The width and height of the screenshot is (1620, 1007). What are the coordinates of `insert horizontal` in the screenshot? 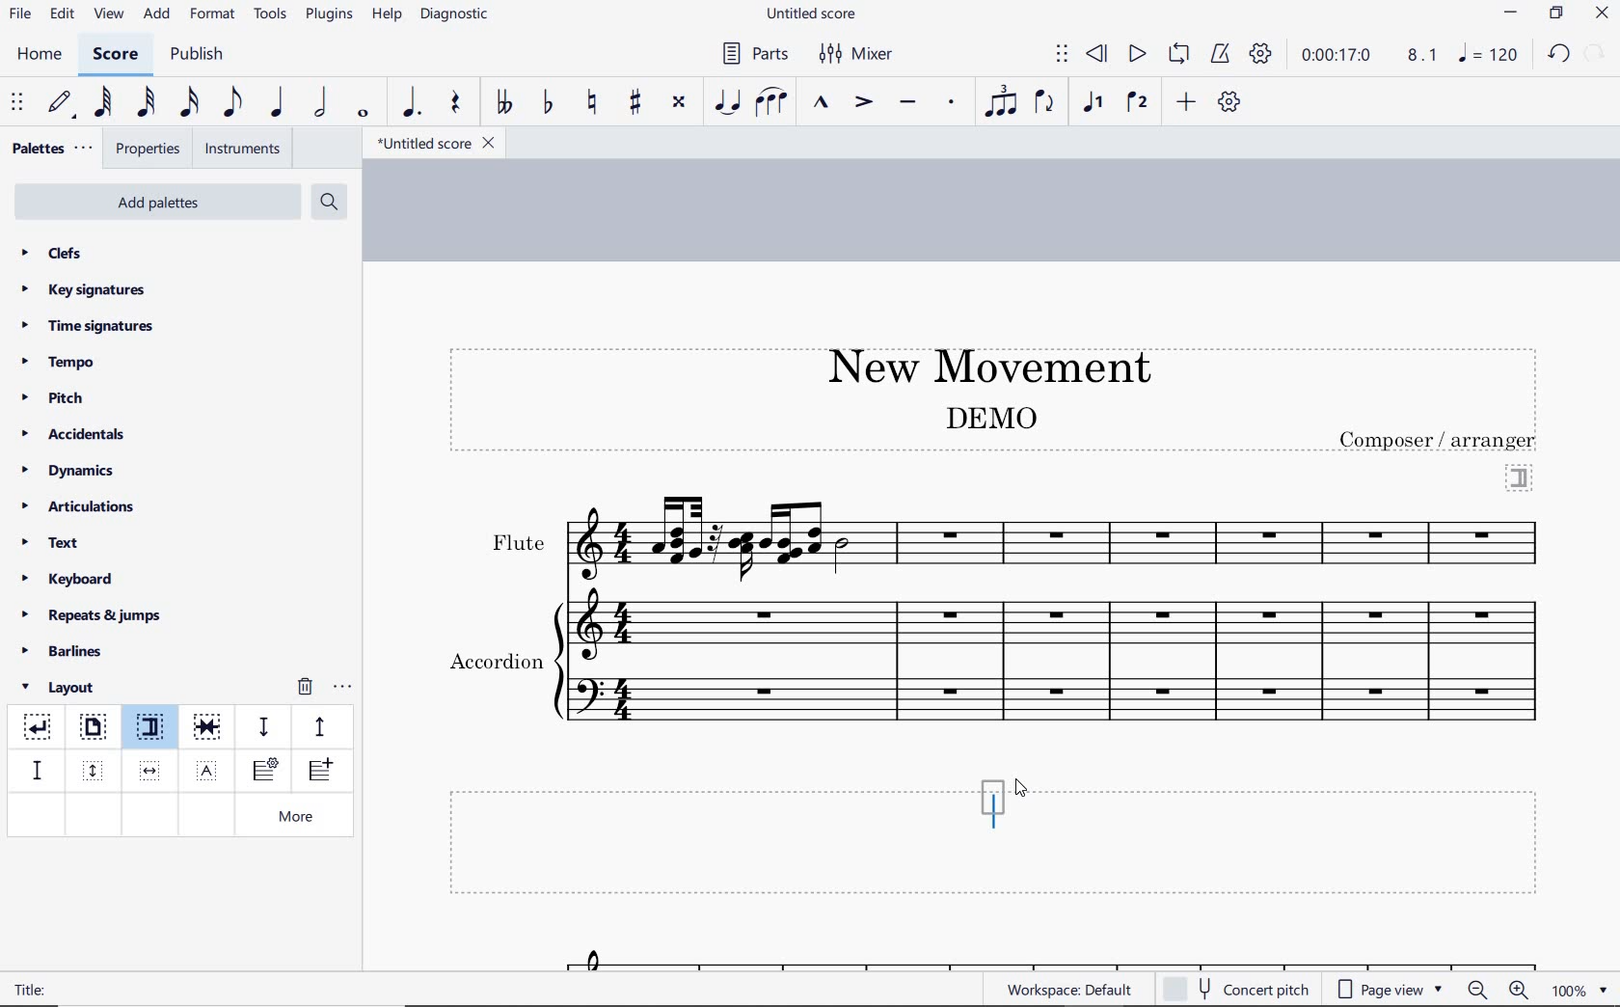 It's located at (150, 771).